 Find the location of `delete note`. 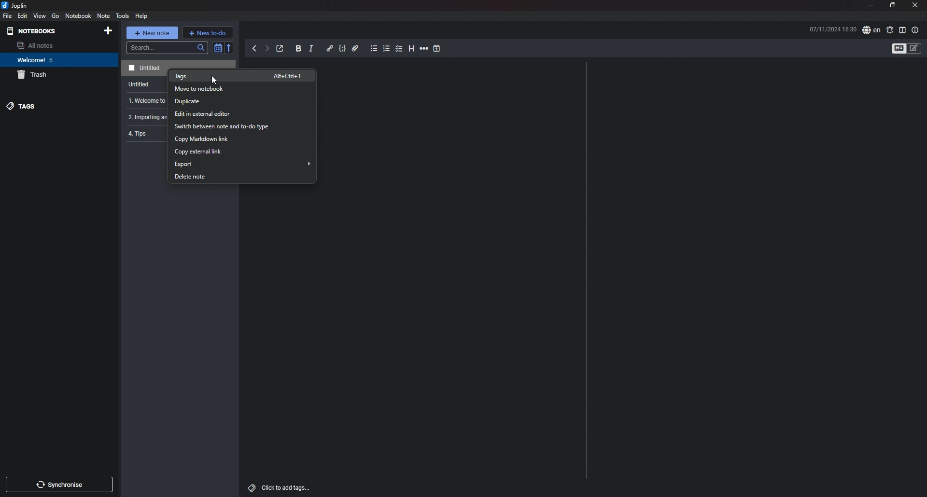

delete note is located at coordinates (242, 176).